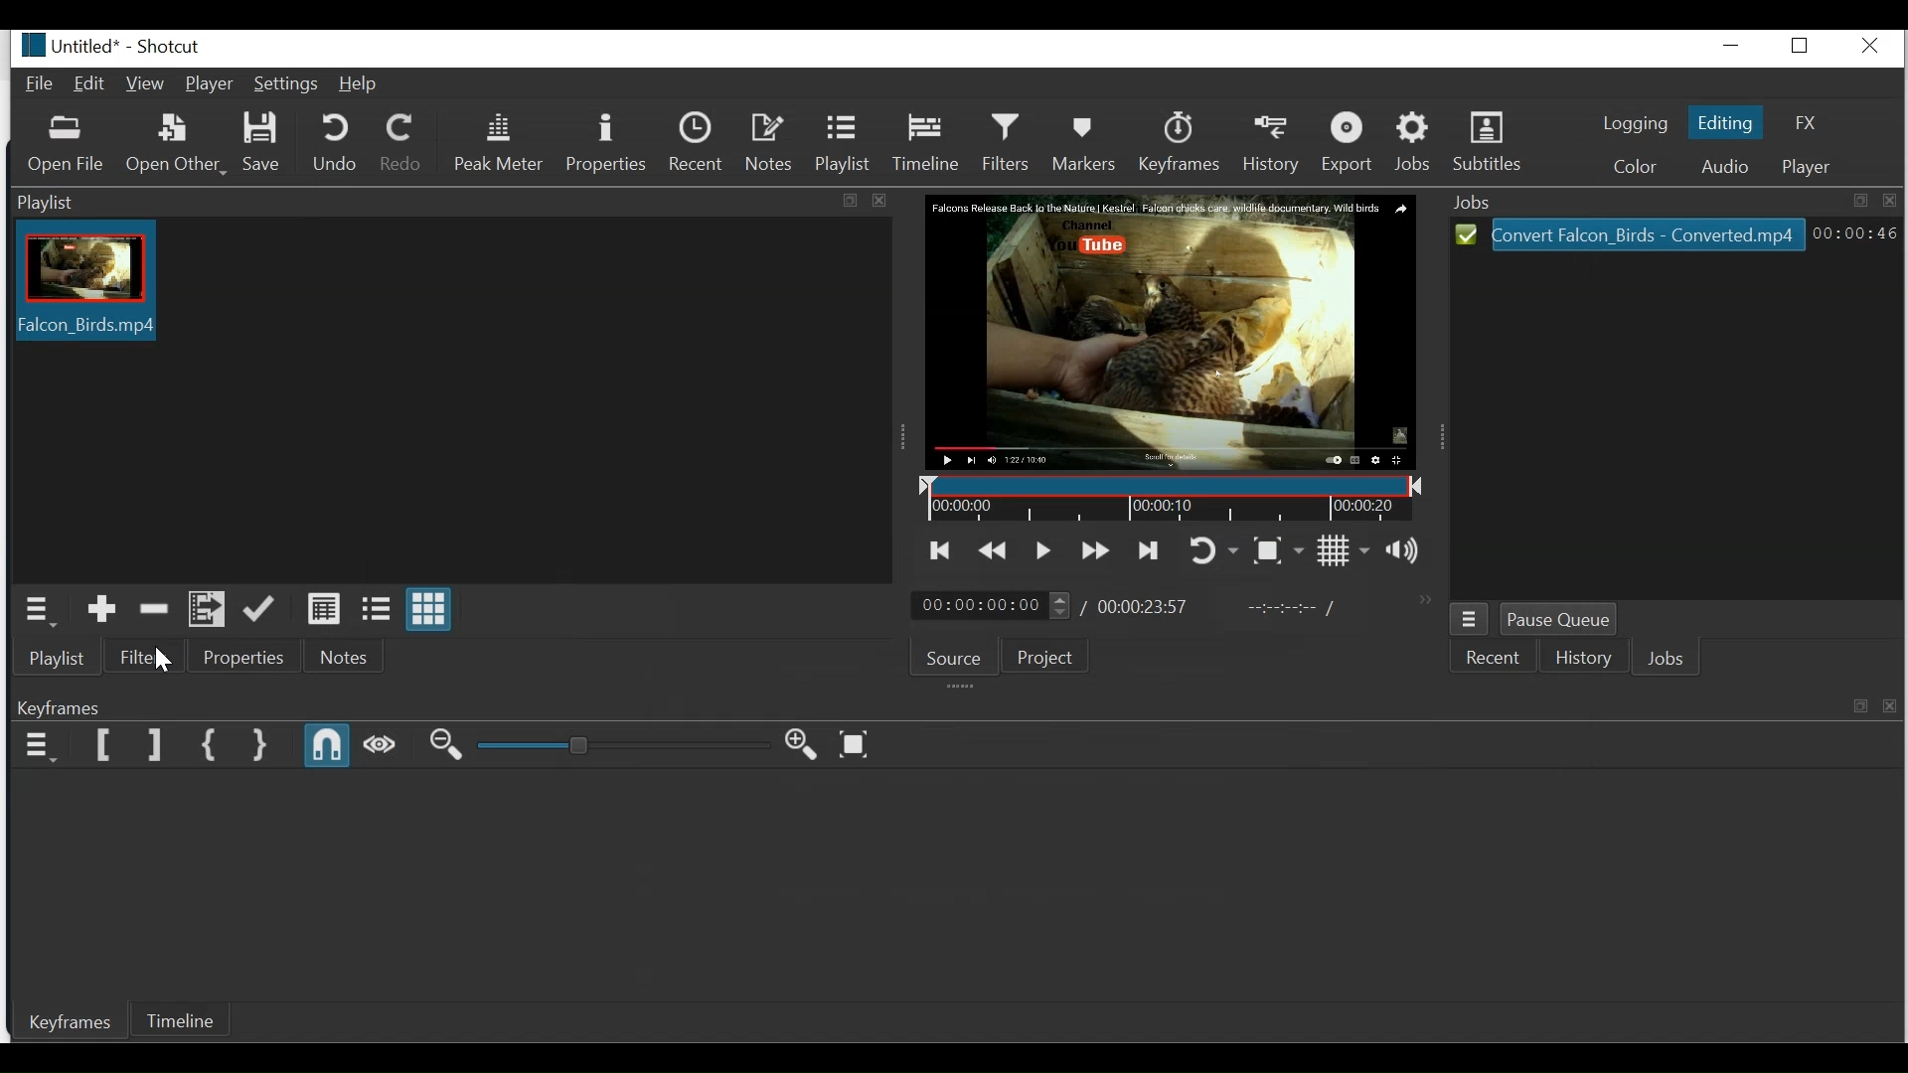 The height and width of the screenshot is (1073, 1908). Describe the element at coordinates (380, 748) in the screenshot. I see `Scrub Wile dragging` at that location.